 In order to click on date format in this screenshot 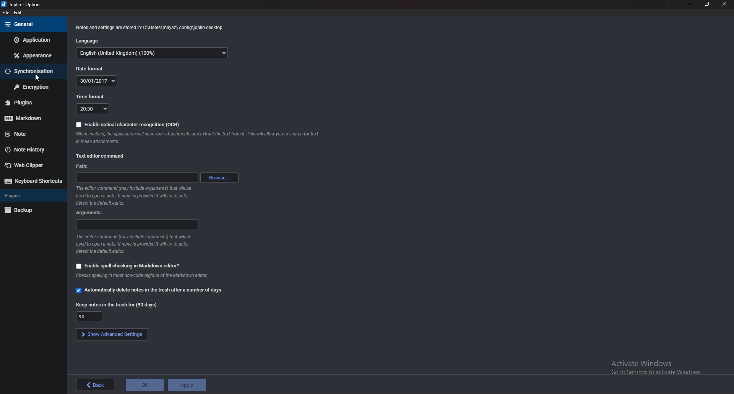, I will do `click(96, 81)`.